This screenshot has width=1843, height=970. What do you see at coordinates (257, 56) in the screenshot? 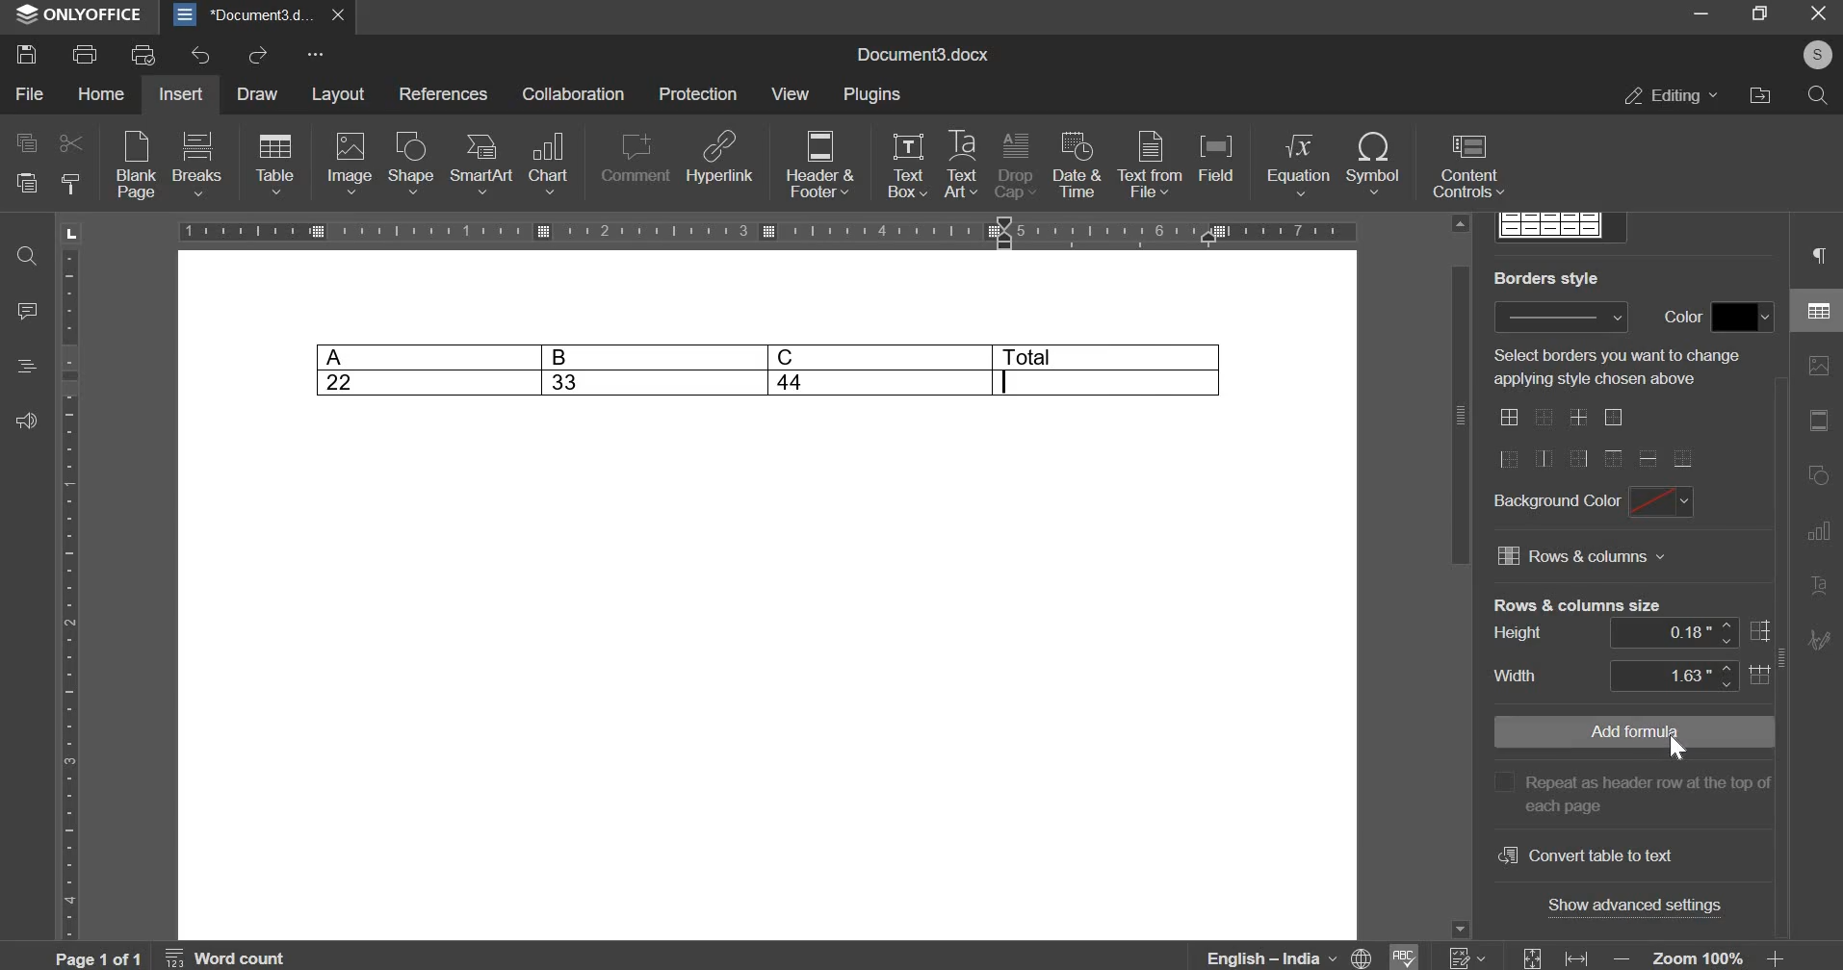
I see `redo` at bounding box center [257, 56].